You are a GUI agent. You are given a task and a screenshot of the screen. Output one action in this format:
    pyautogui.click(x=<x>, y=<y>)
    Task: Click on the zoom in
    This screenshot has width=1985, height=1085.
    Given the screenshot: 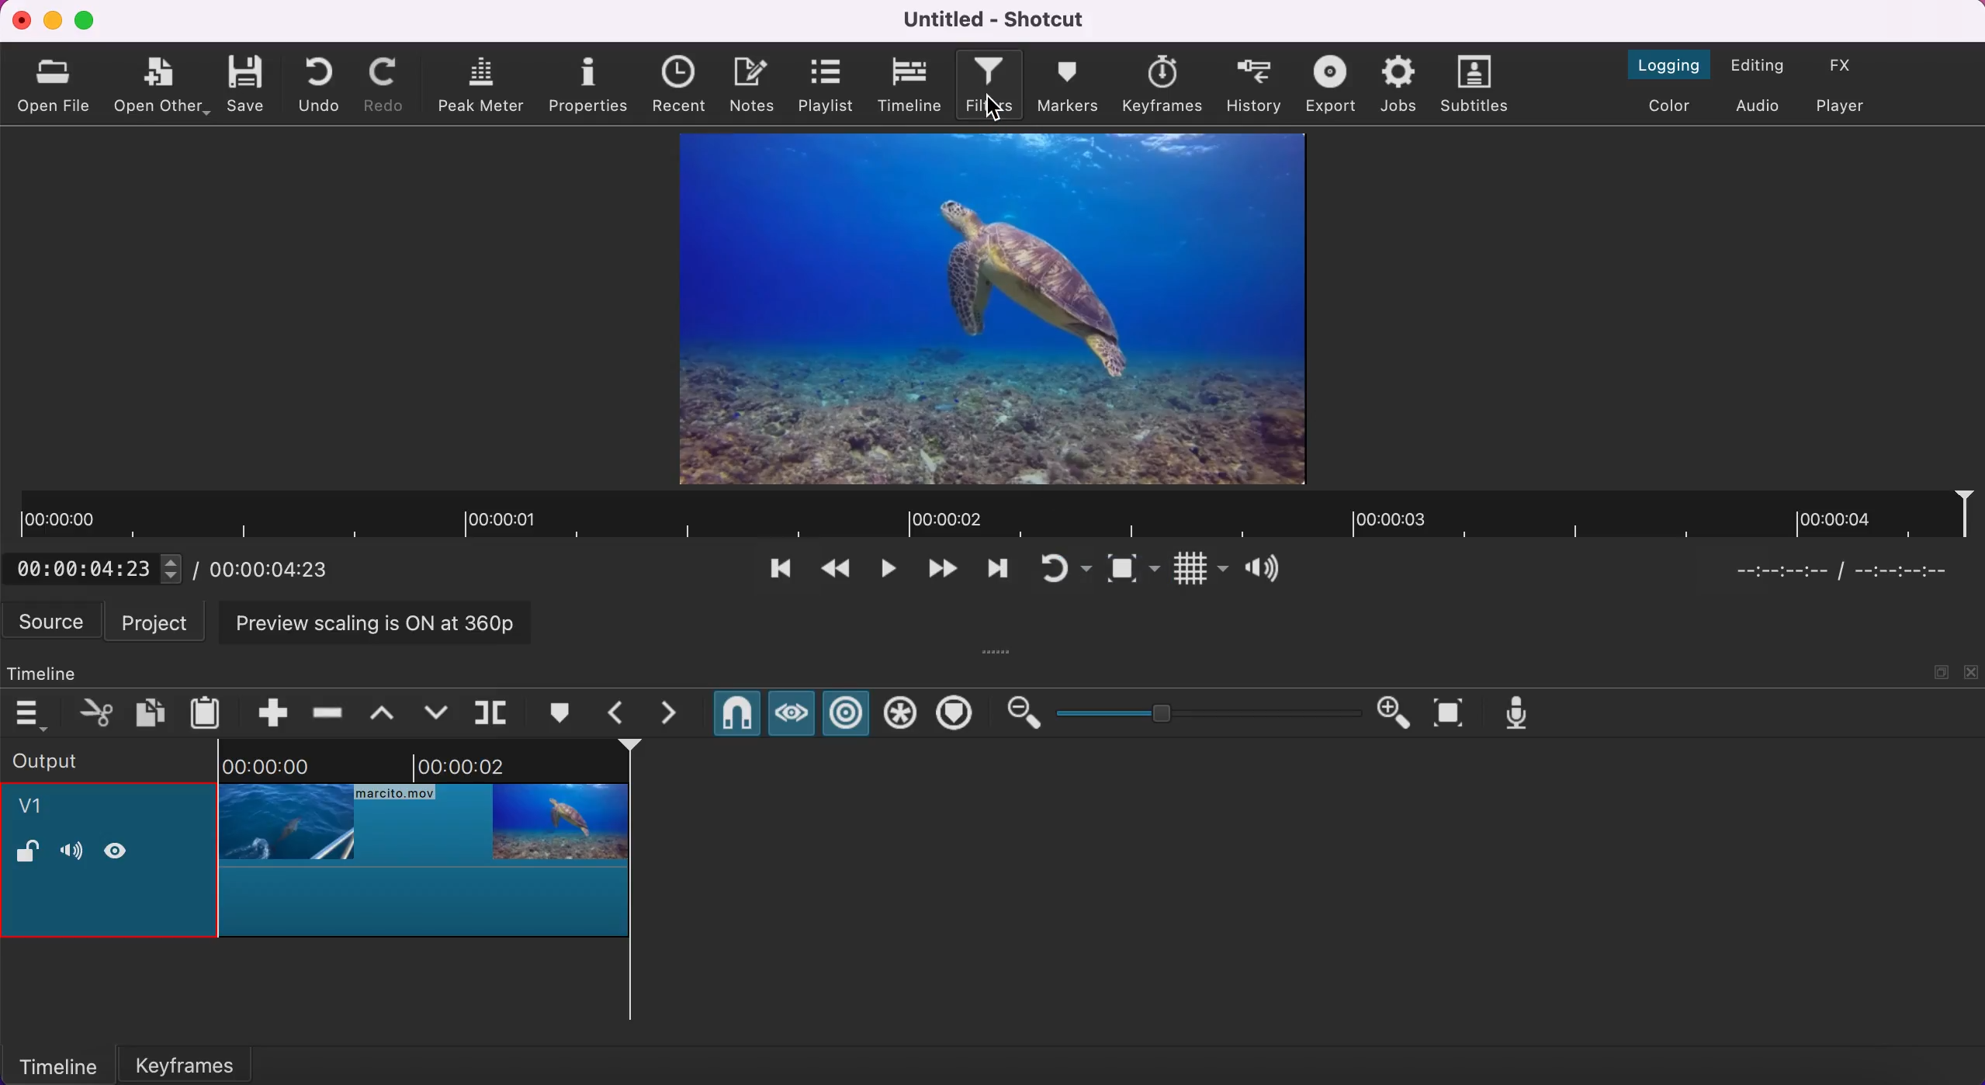 What is the action you would take?
    pyautogui.click(x=1392, y=712)
    